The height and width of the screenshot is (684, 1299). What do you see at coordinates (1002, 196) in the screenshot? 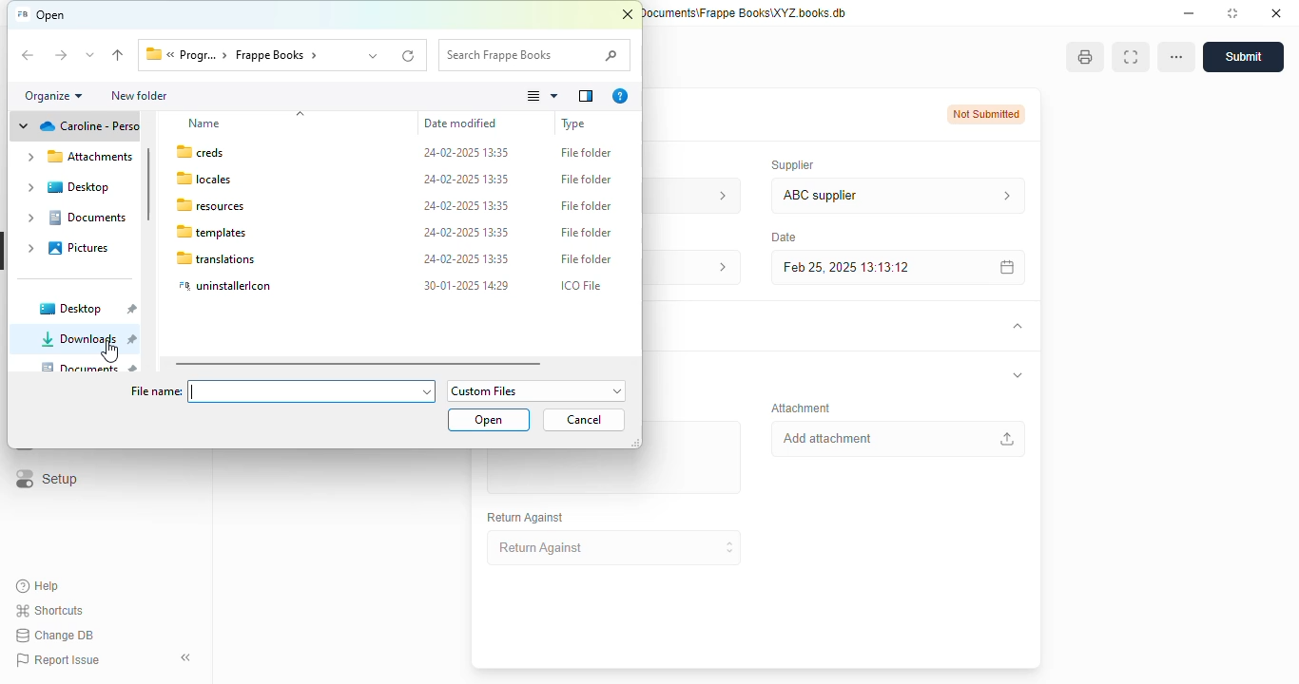
I see `supplier information` at bounding box center [1002, 196].